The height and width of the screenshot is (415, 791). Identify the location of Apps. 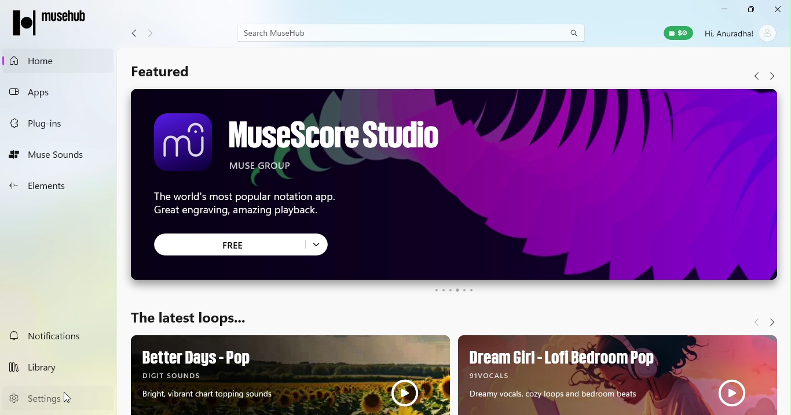
(50, 88).